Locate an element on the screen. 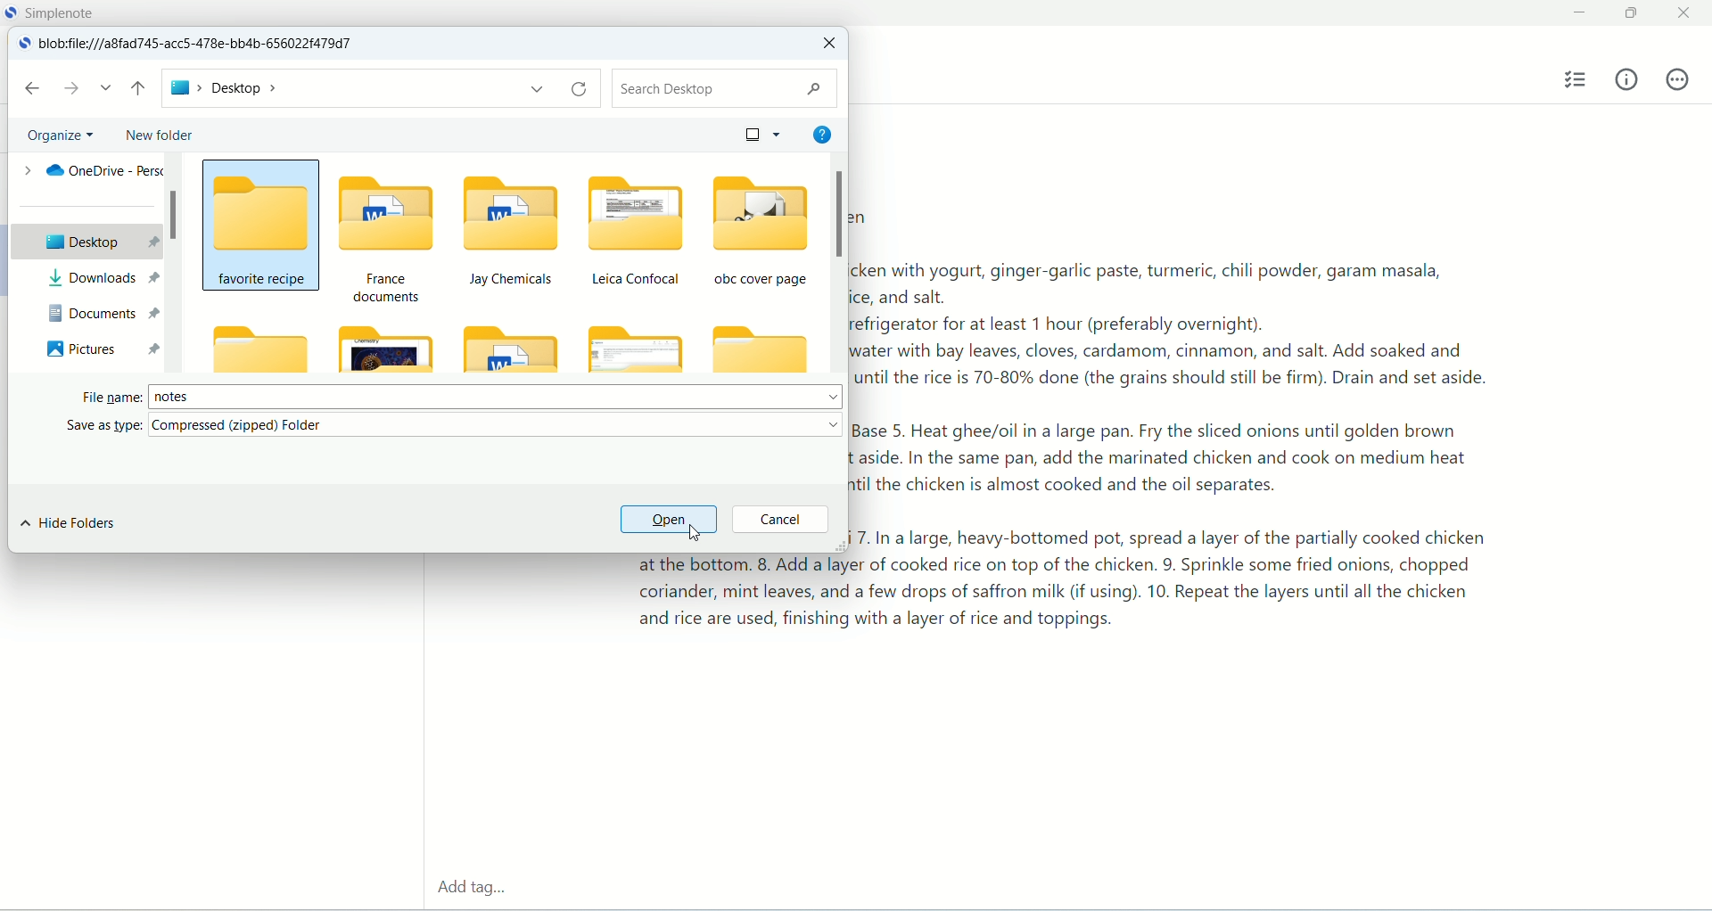 This screenshot has width=1712, height=911. maximize is located at coordinates (1634, 14).